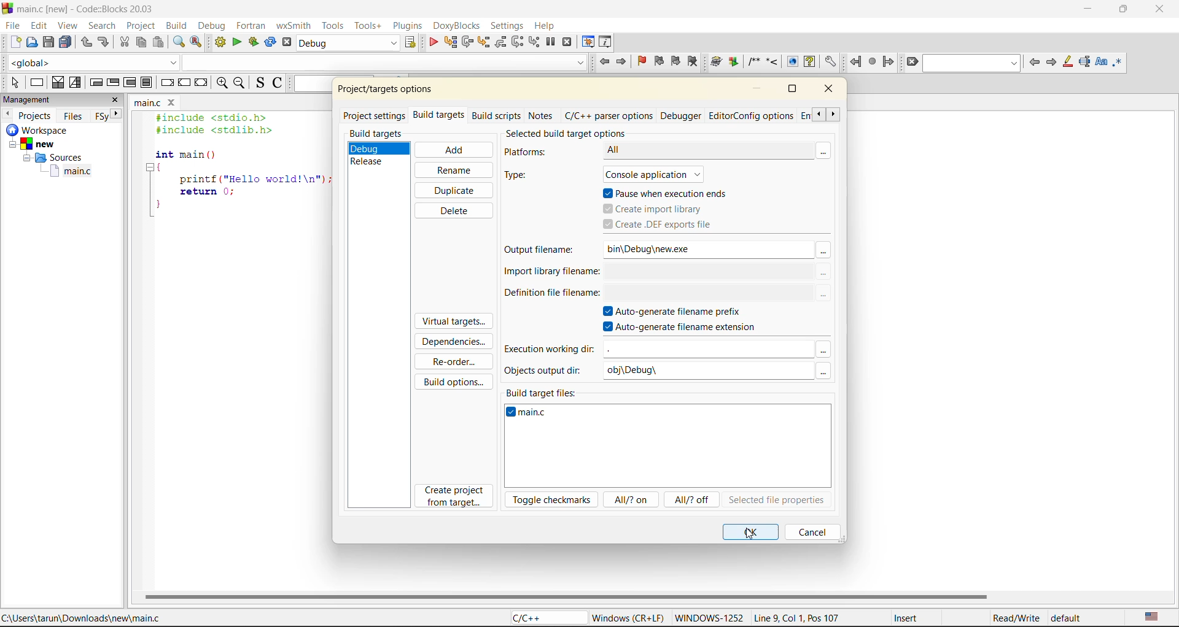  Describe the element at coordinates (221, 83) in the screenshot. I see `zoom in` at that location.